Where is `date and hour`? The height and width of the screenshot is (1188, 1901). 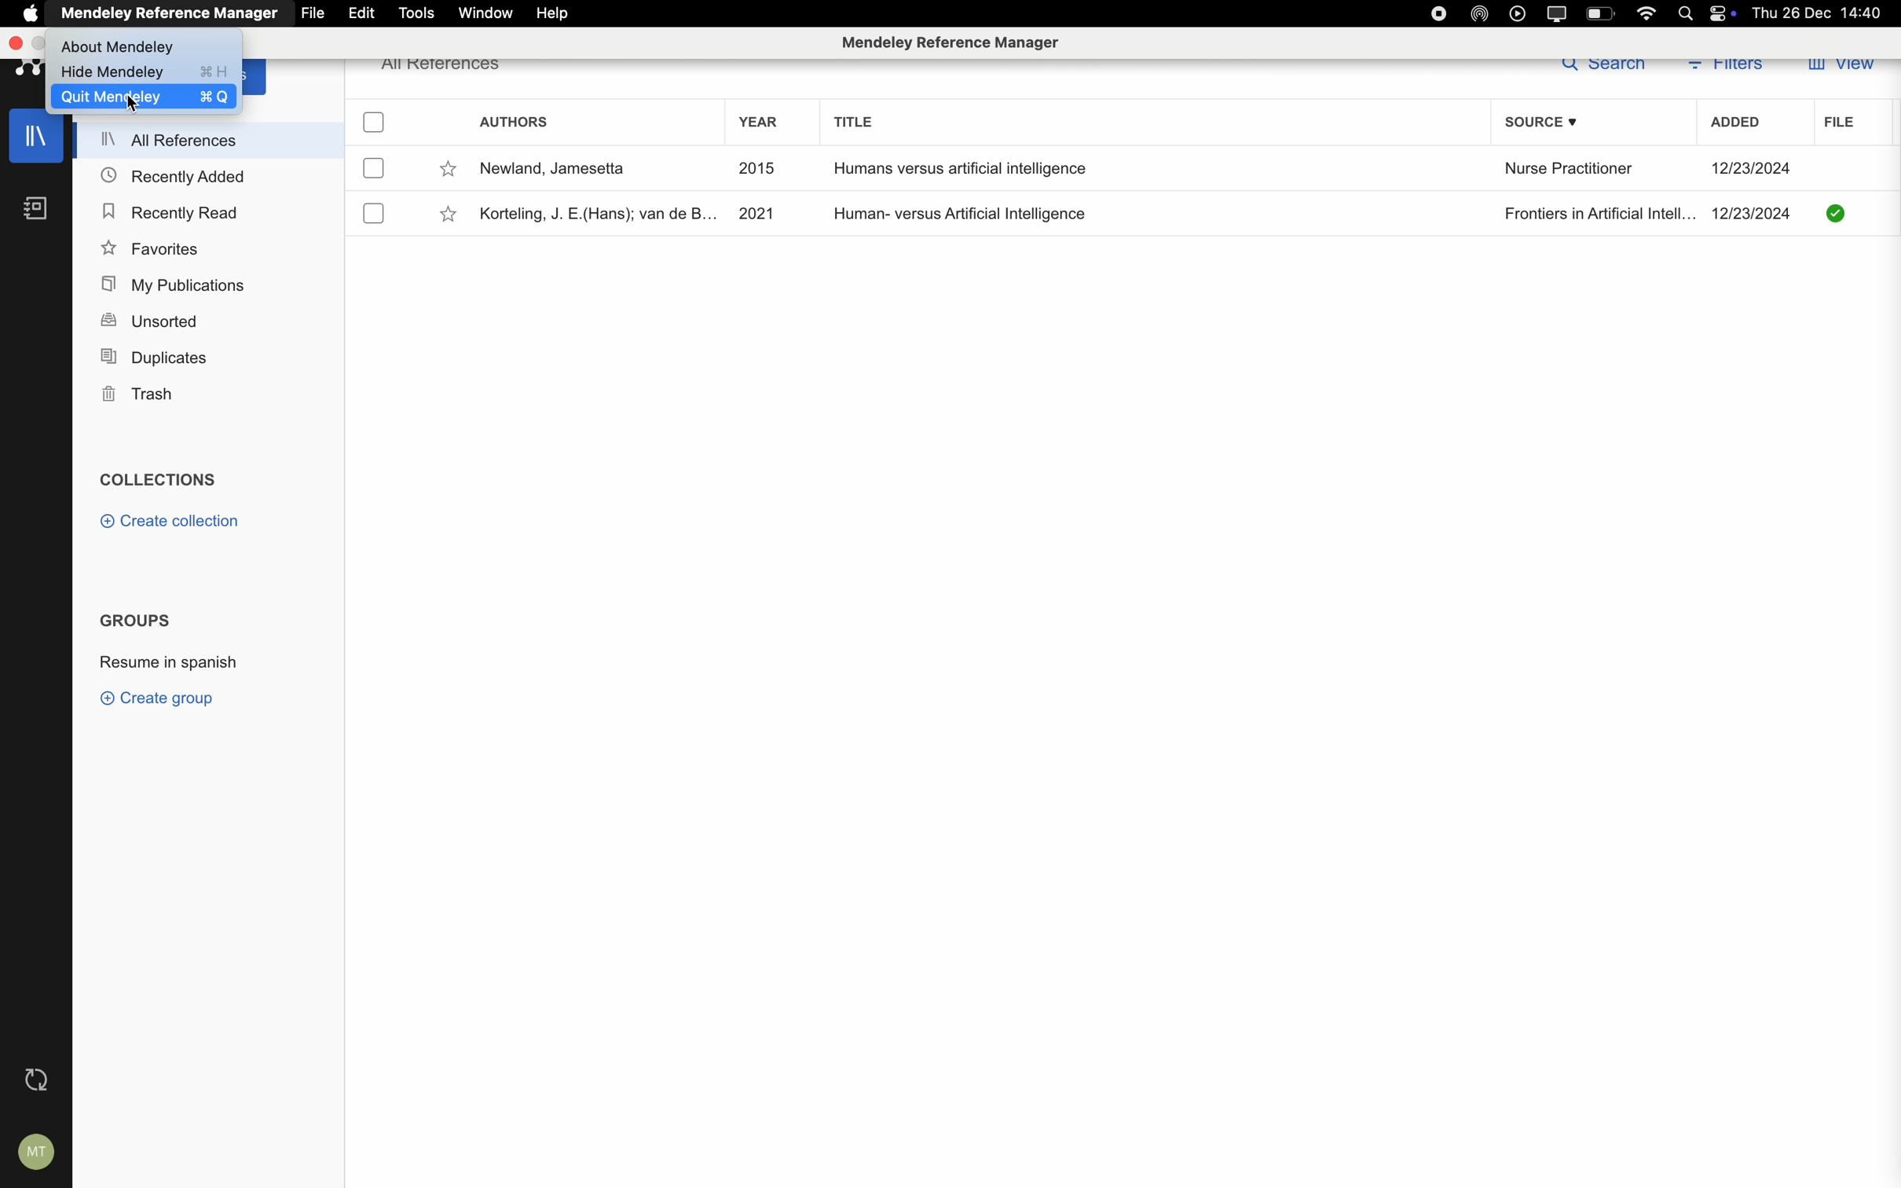 date and hour is located at coordinates (1822, 13).